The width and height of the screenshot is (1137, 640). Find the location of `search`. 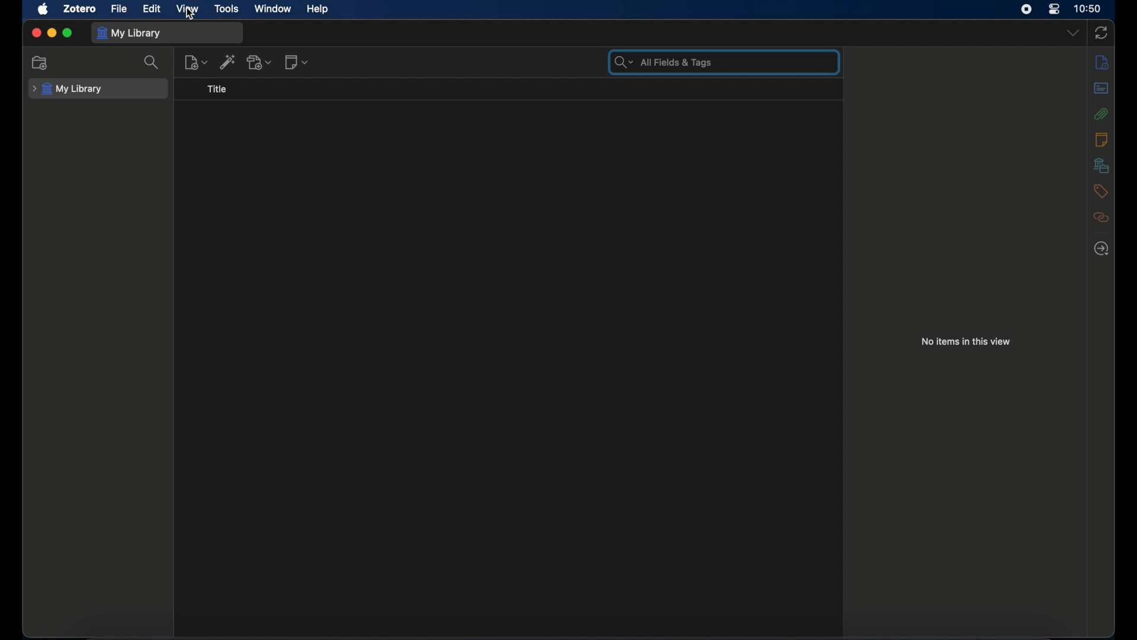

search is located at coordinates (153, 62).